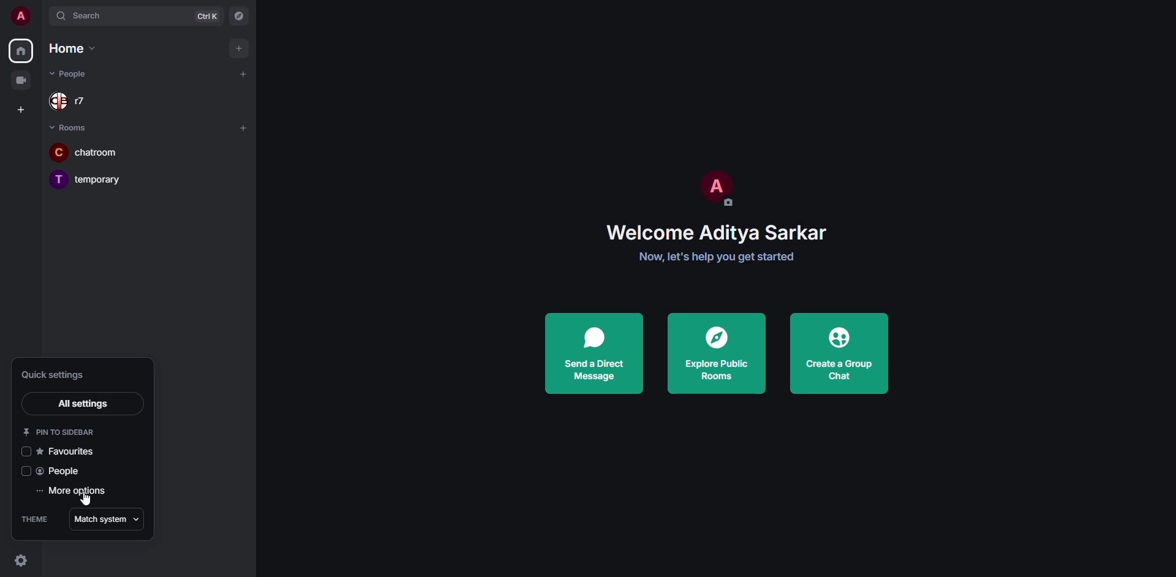 The image size is (1176, 577). Describe the element at coordinates (85, 153) in the screenshot. I see `room` at that location.